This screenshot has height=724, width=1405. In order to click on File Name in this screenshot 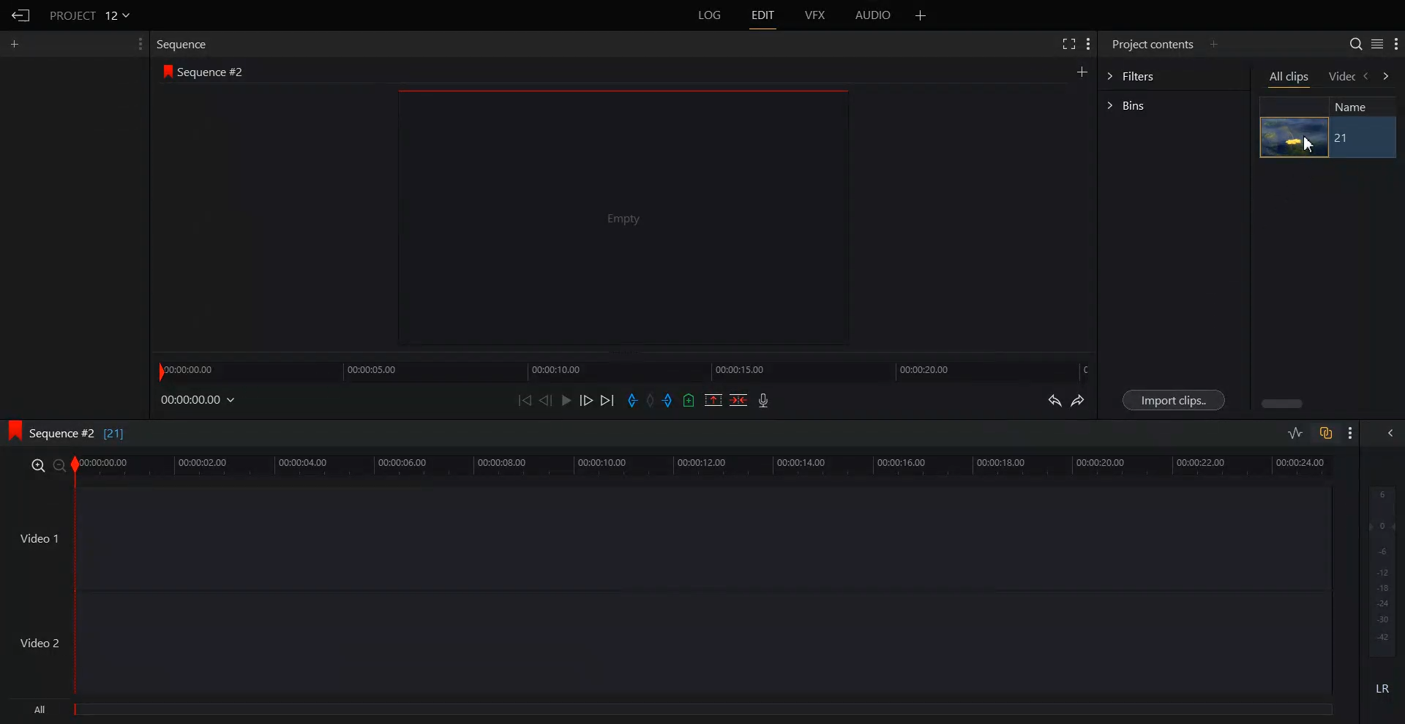, I will do `click(91, 15)`.